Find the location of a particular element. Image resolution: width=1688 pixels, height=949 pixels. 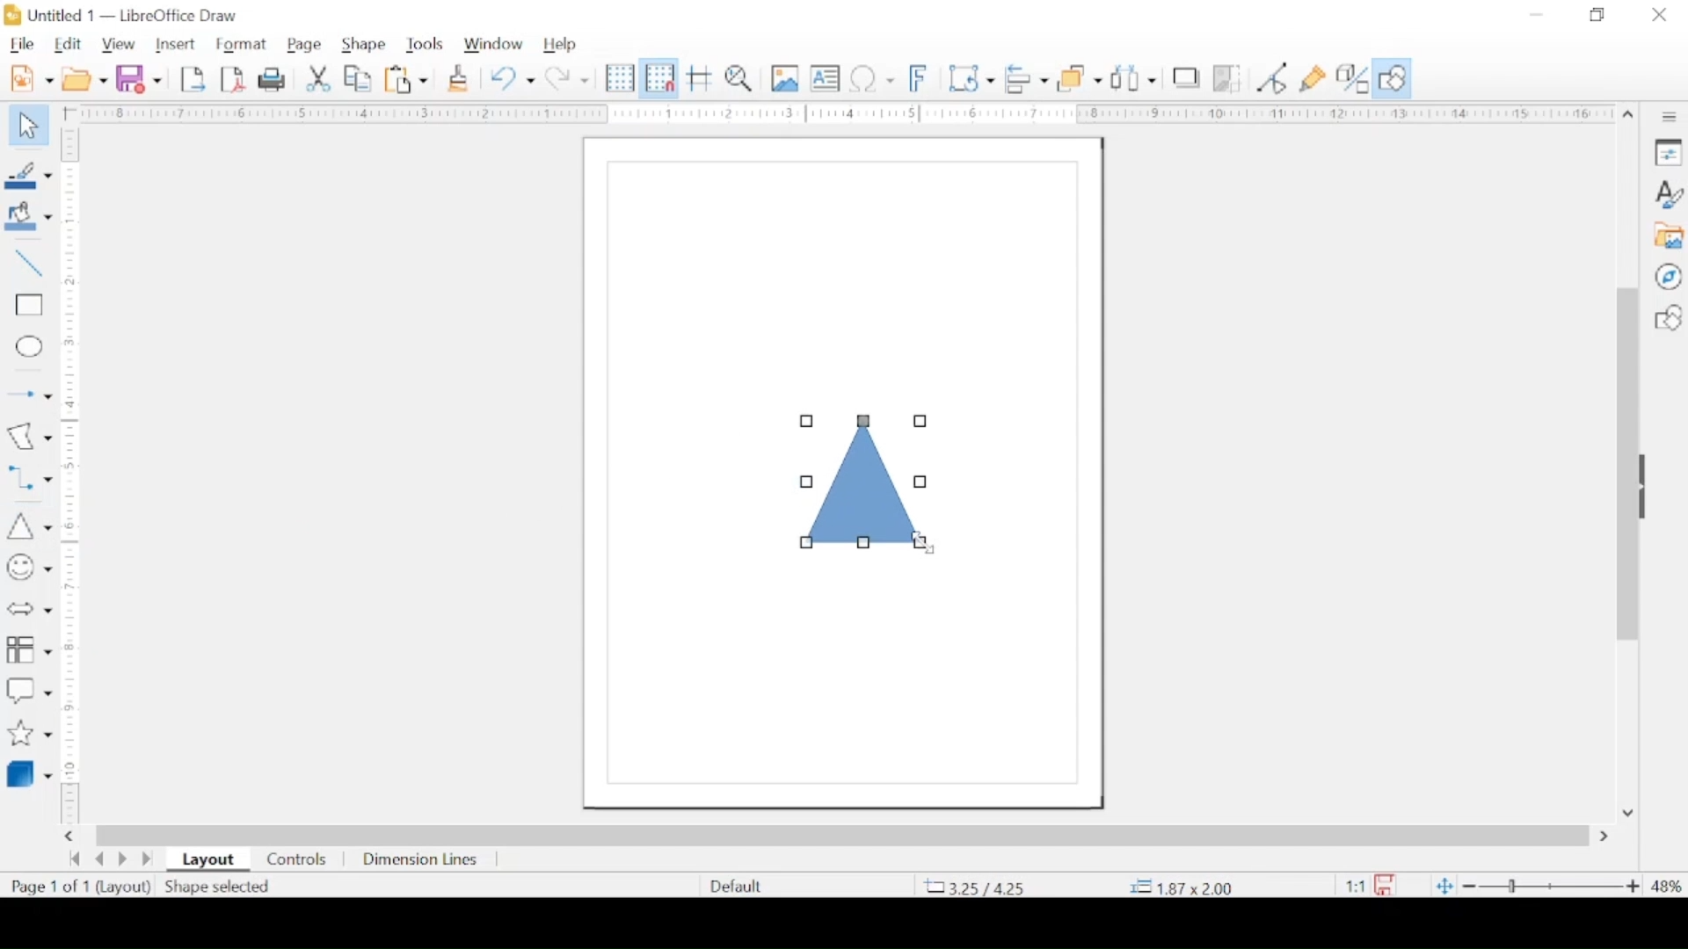

scroll up  is located at coordinates (1628, 115).